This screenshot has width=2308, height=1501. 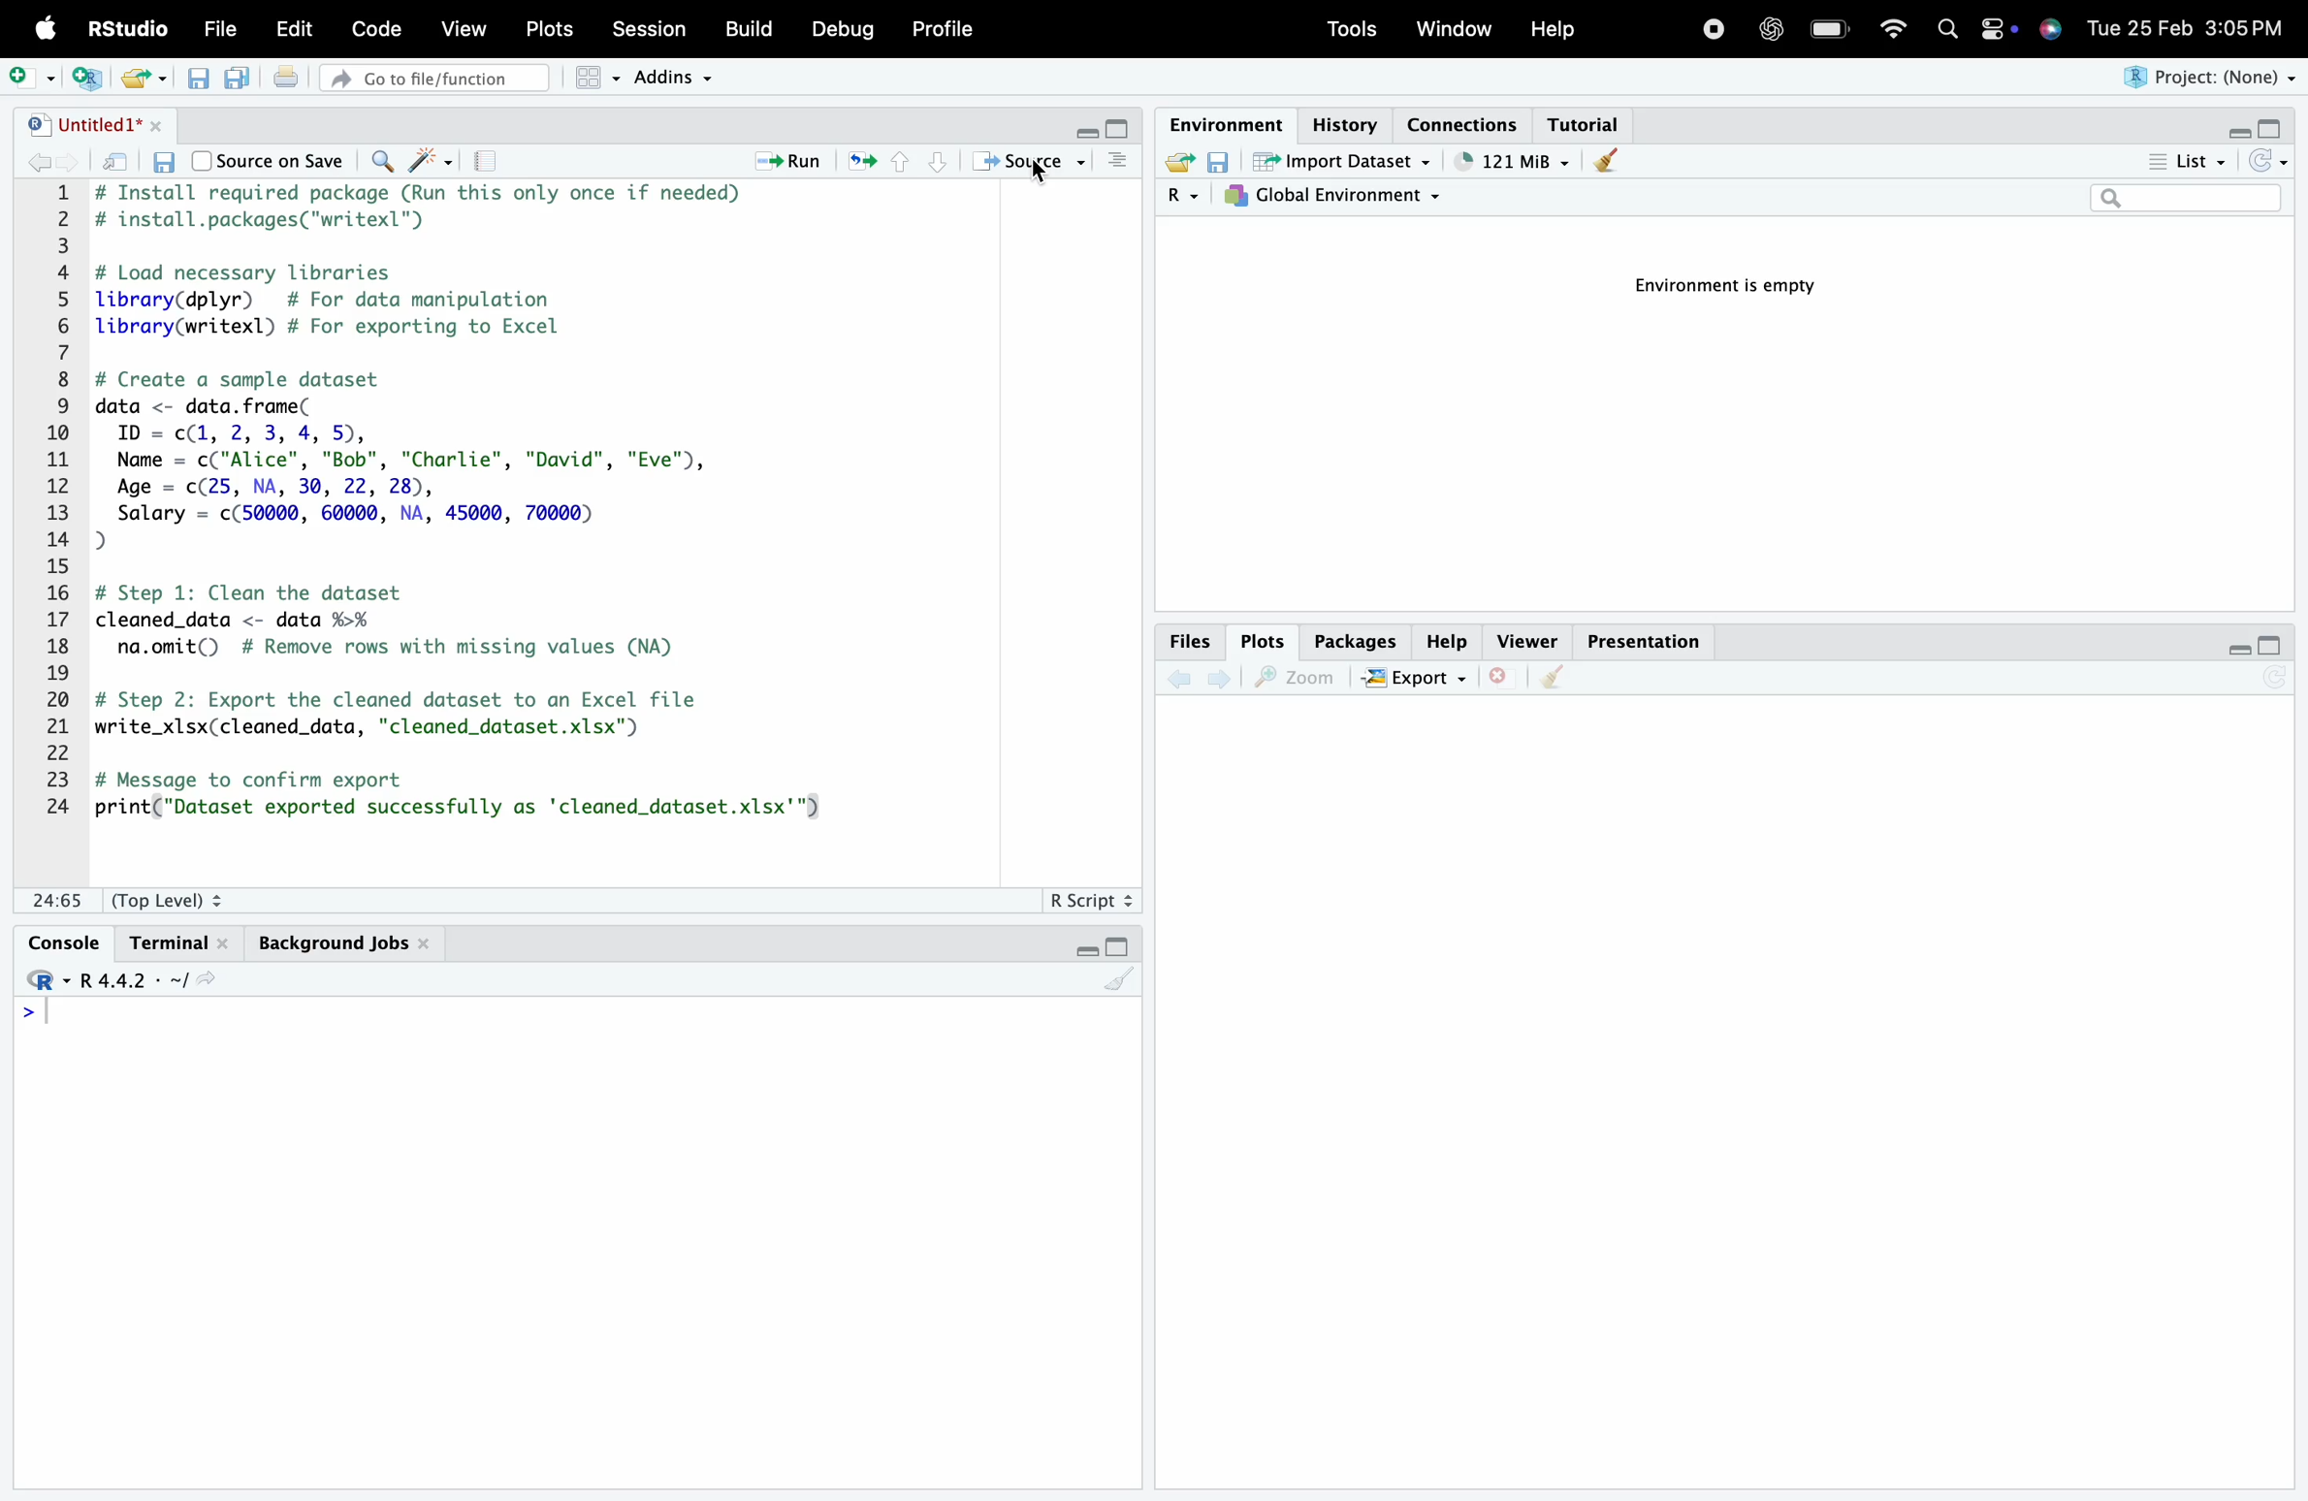 I want to click on Help, so click(x=1555, y=29).